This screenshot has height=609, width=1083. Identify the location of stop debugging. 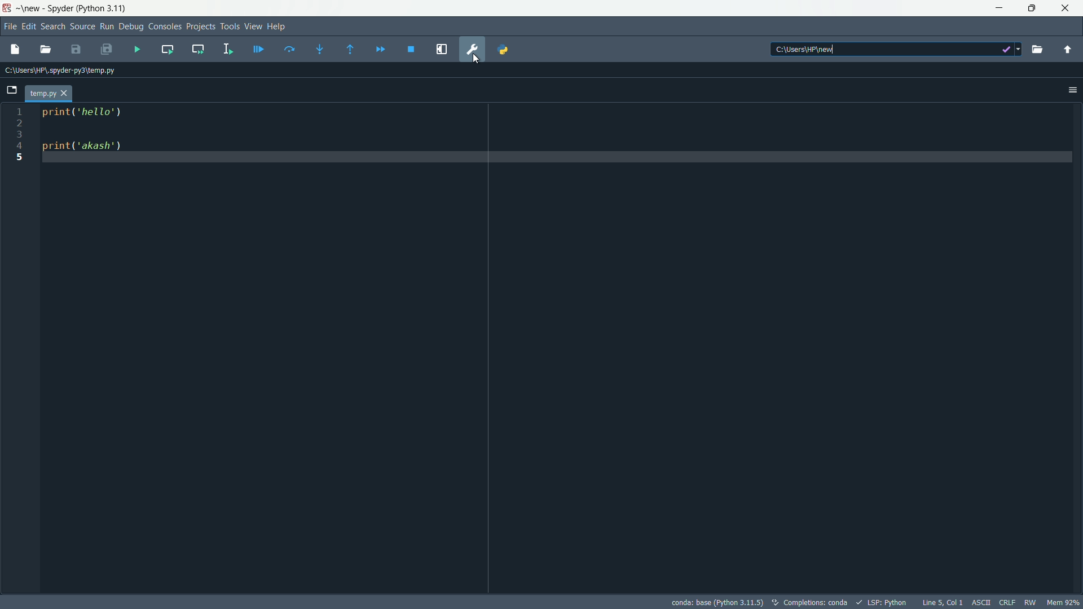
(411, 50).